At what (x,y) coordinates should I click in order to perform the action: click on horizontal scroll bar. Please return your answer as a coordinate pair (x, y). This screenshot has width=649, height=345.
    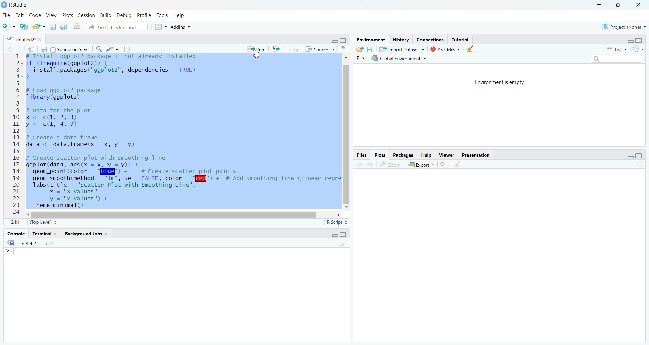
    Looking at the image, I should click on (173, 214).